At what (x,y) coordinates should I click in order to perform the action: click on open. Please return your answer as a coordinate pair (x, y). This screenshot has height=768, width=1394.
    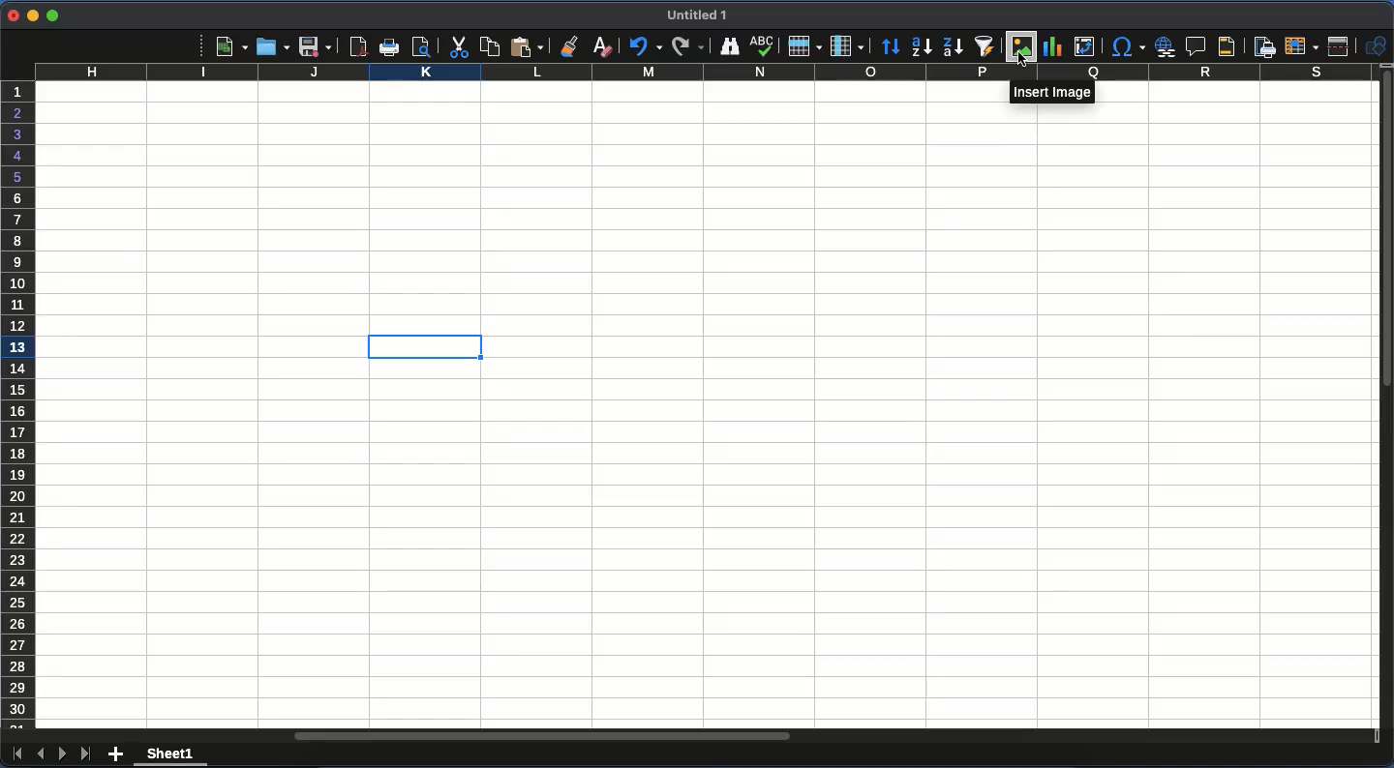
    Looking at the image, I should click on (274, 48).